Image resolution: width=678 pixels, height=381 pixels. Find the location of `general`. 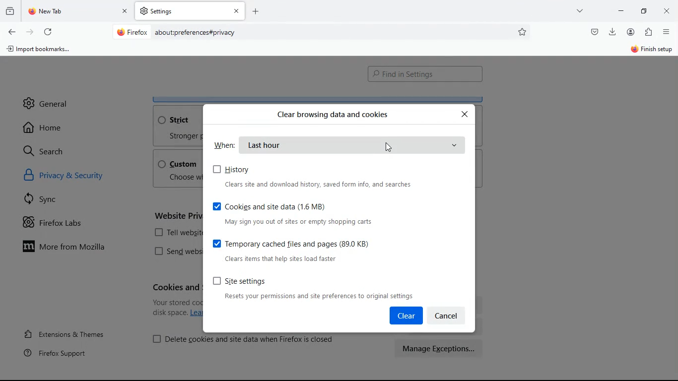

general is located at coordinates (46, 100).